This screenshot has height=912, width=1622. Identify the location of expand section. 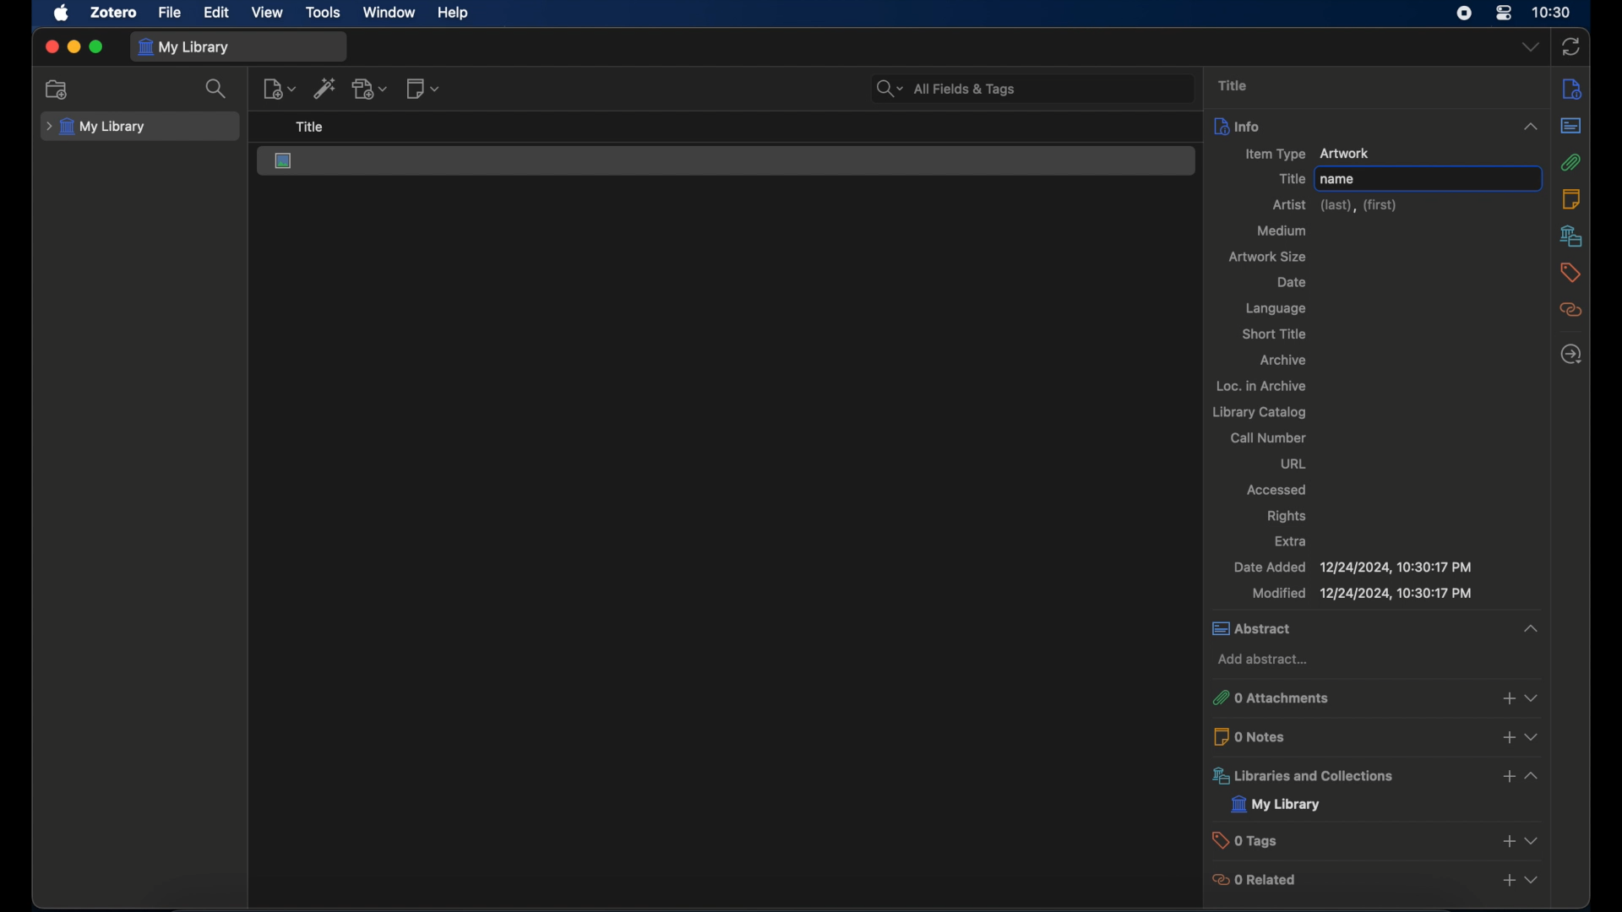
(1538, 698).